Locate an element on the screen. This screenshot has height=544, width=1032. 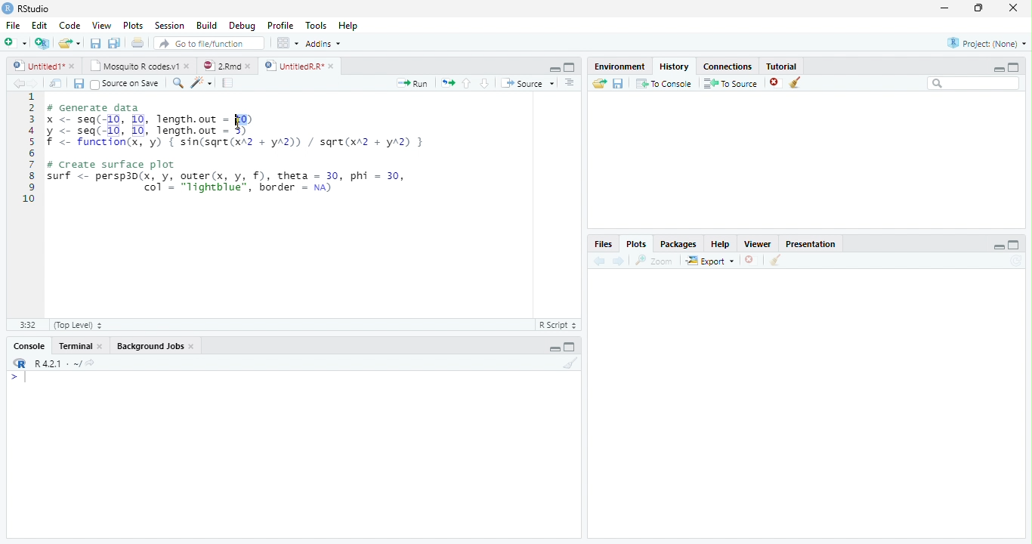
Remove current plot is located at coordinates (752, 260).